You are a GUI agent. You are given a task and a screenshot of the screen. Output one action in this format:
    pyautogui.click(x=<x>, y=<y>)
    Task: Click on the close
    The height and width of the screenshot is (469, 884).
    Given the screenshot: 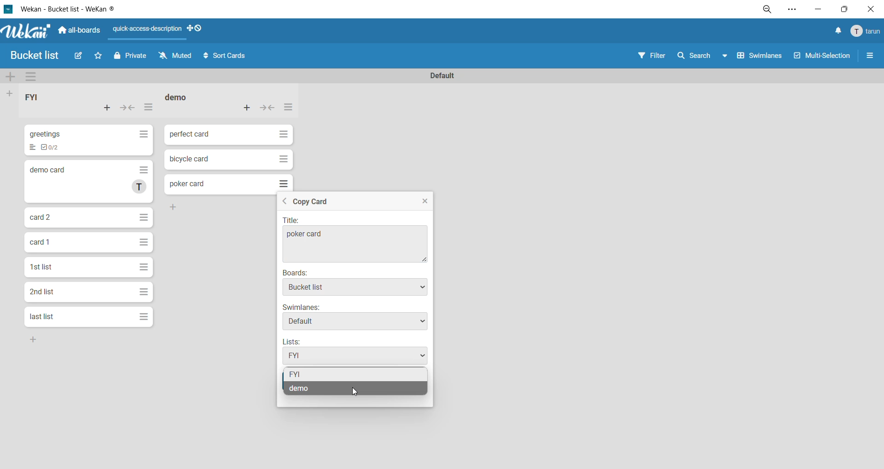 What is the action you would take?
    pyautogui.click(x=869, y=9)
    